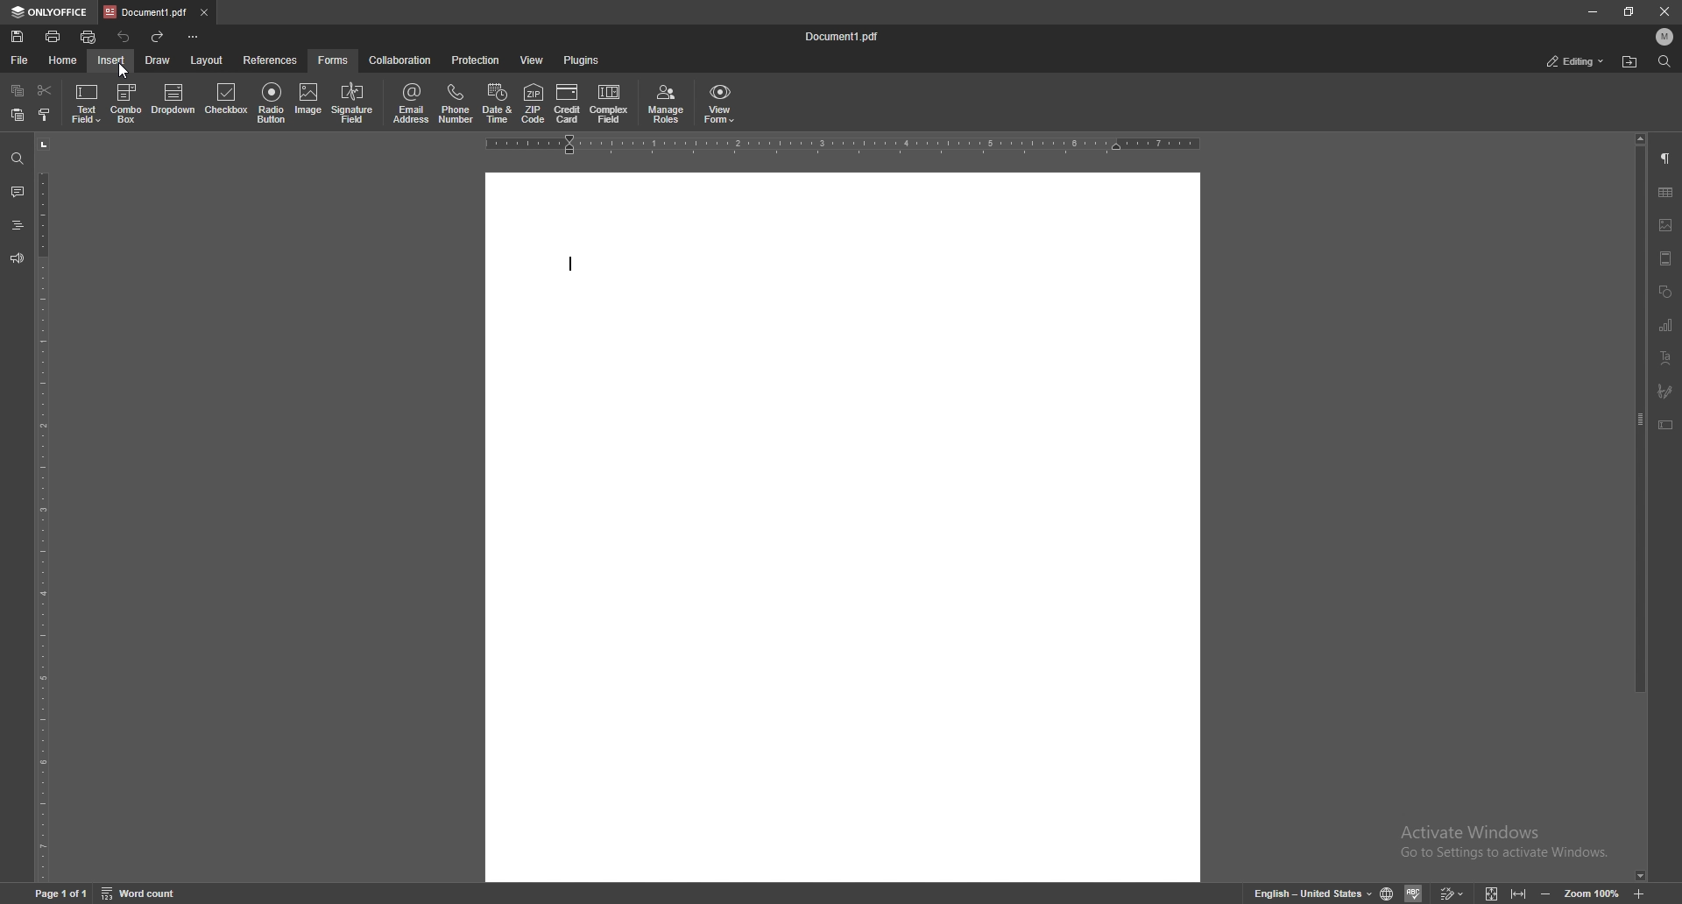  Describe the element at coordinates (18, 60) in the screenshot. I see `file` at that location.